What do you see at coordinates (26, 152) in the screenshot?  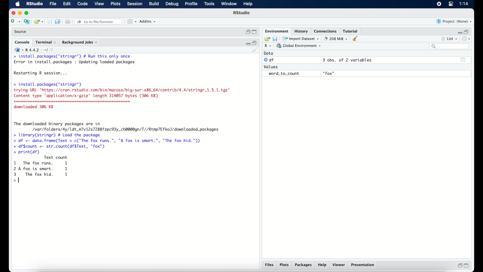 I see `> print(df)|` at bounding box center [26, 152].